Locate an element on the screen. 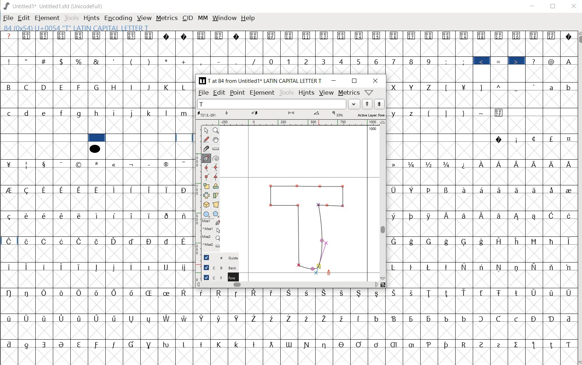 The height and width of the screenshot is (365, 582). Symbol is located at coordinates (464, 318).